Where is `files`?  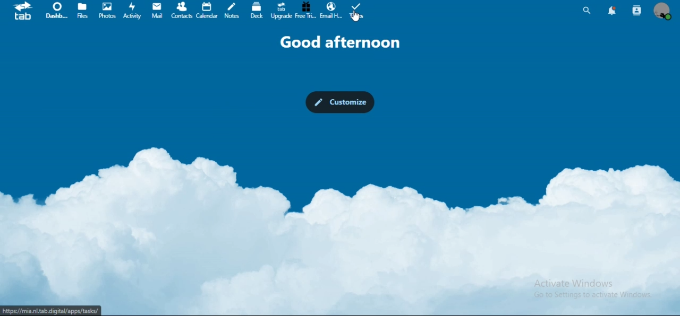
files is located at coordinates (83, 11).